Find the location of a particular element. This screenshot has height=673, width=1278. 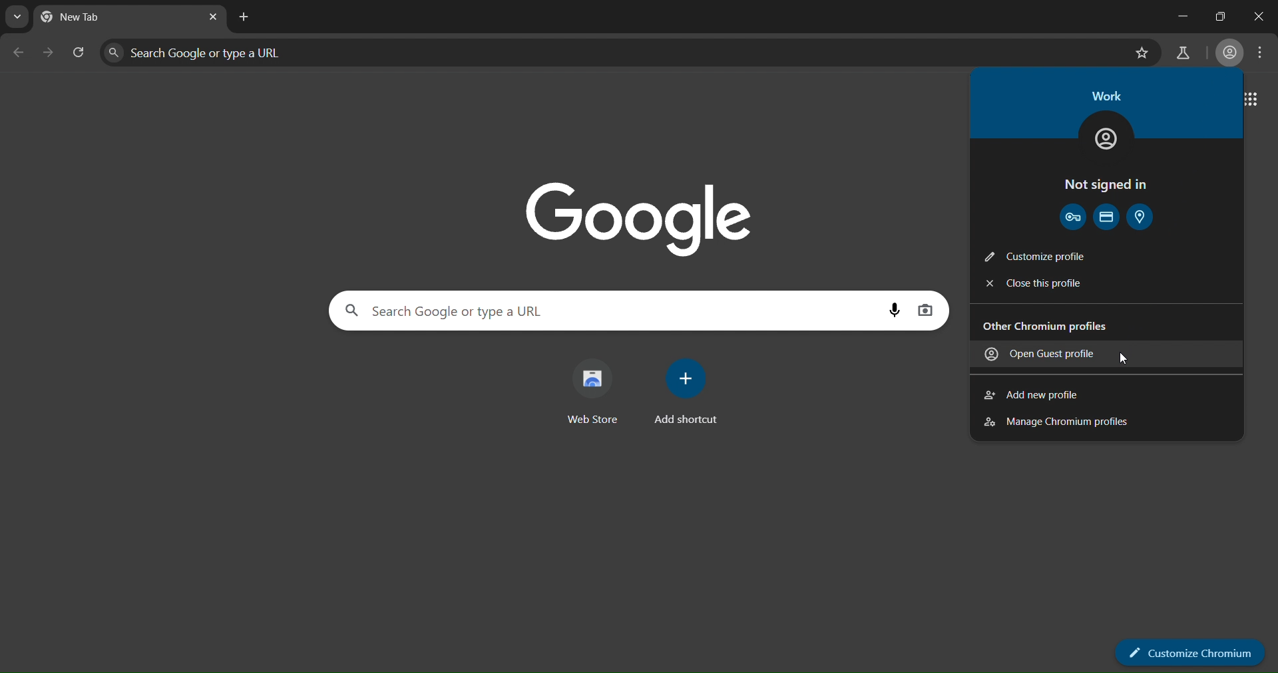

add new profile is located at coordinates (1035, 394).